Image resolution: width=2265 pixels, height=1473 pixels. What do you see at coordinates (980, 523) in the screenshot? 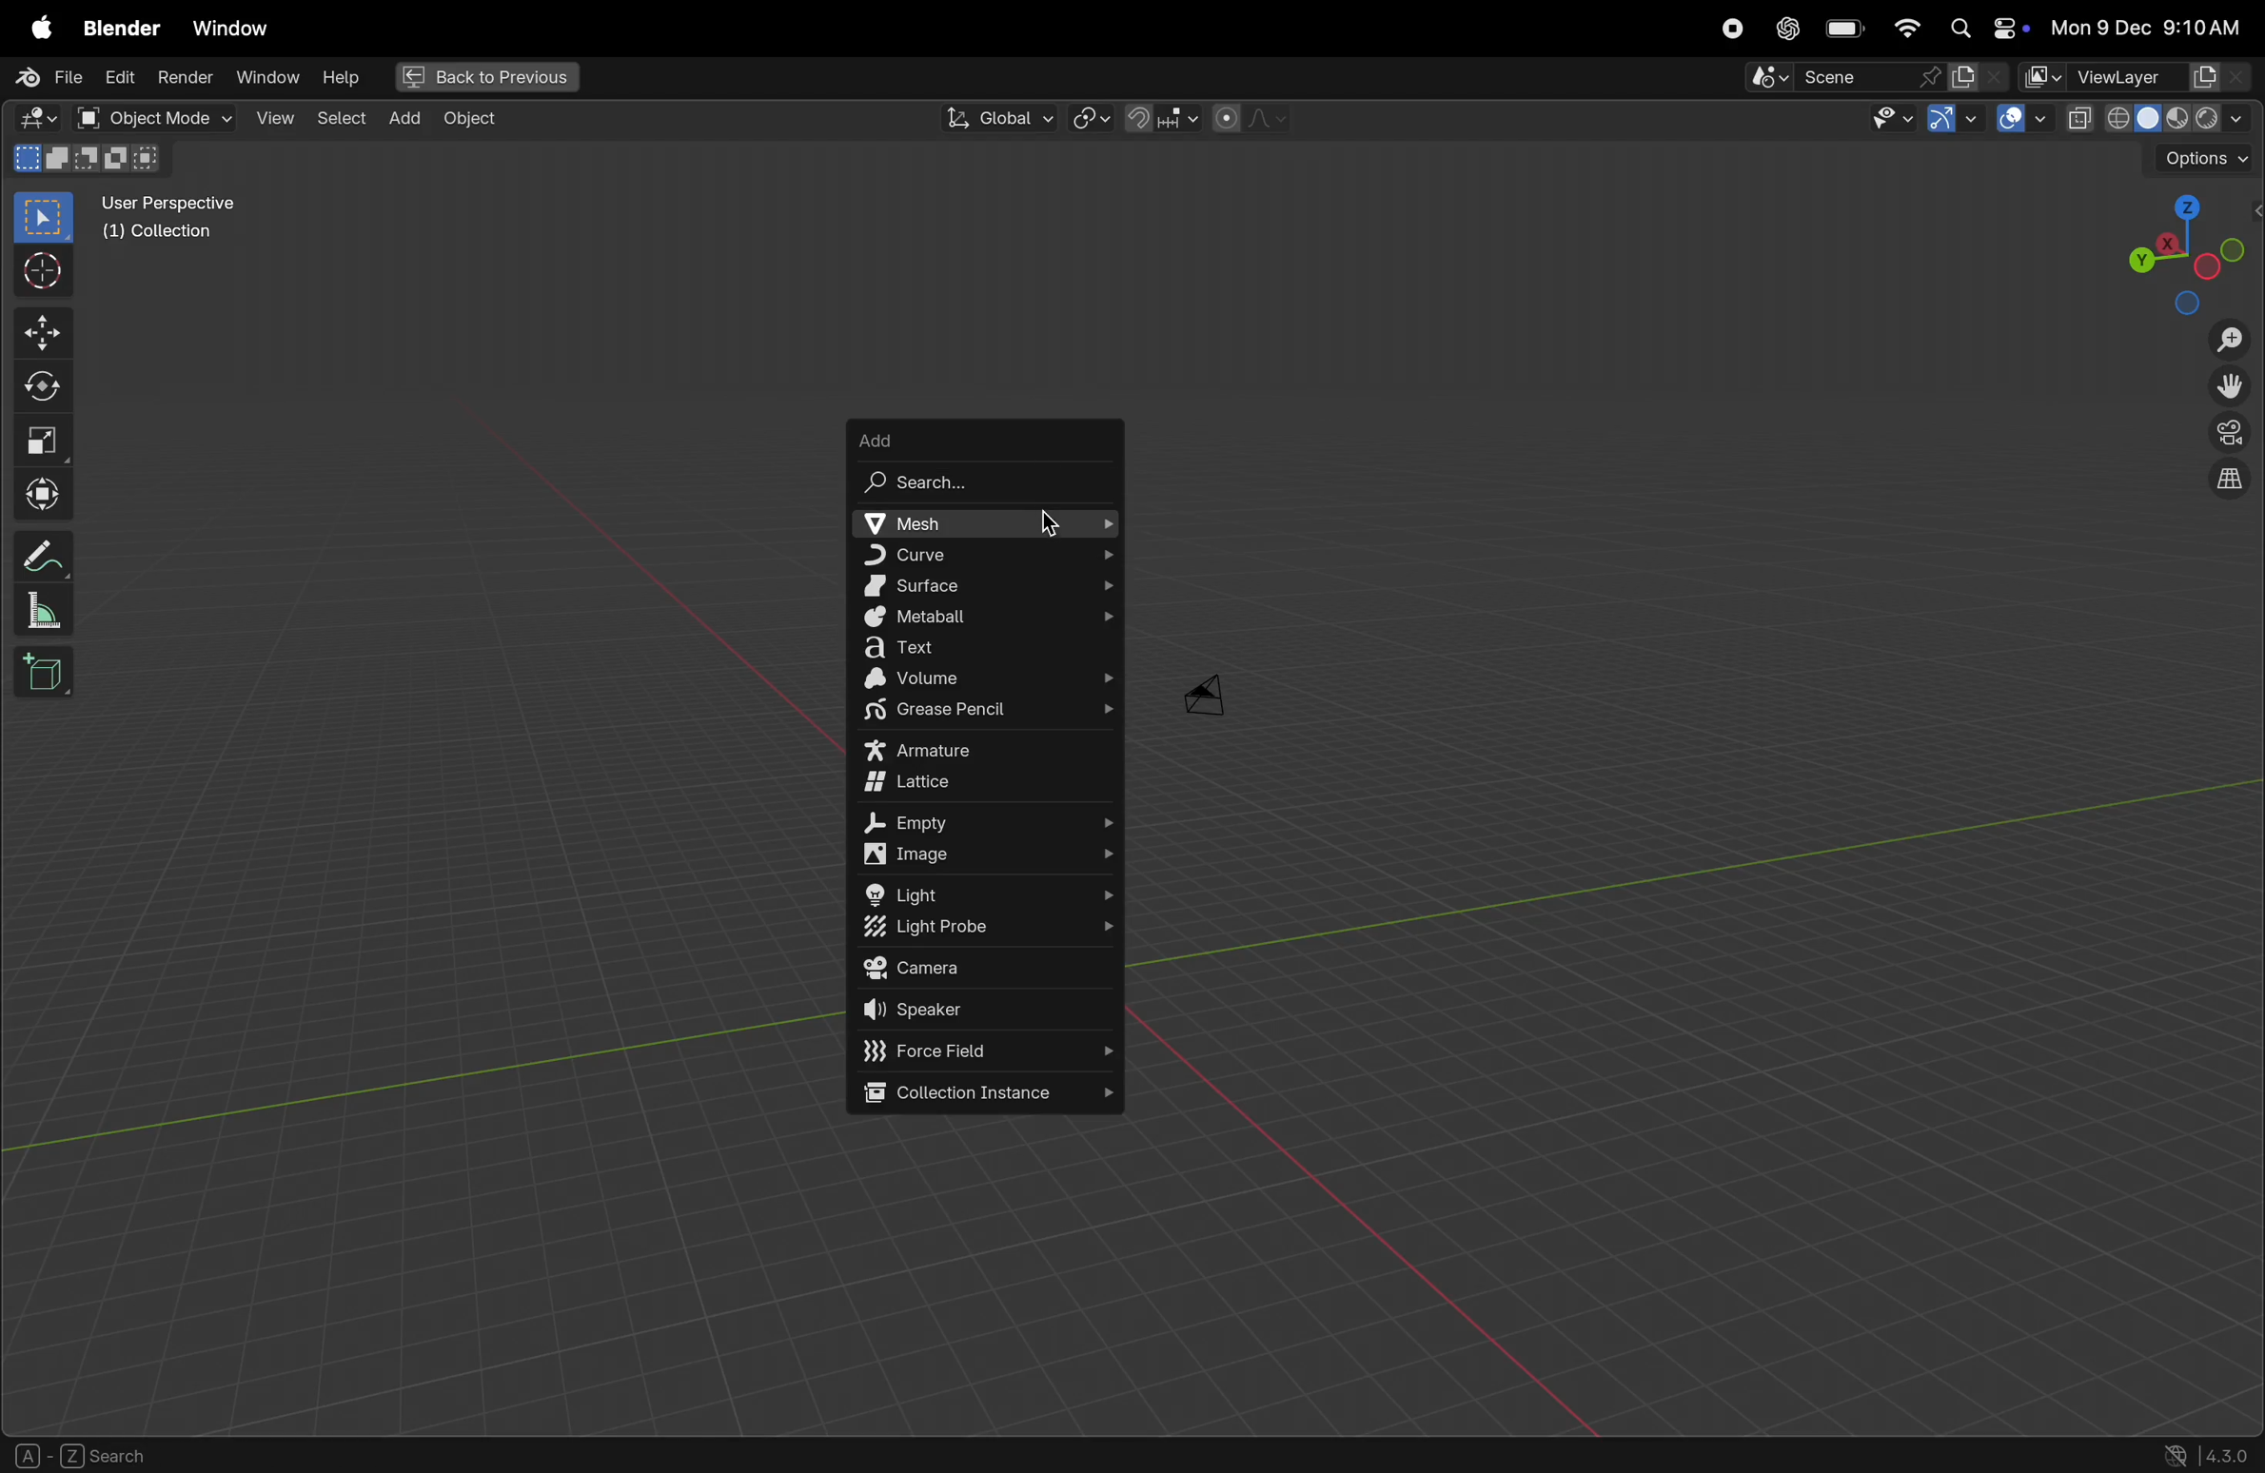
I see `mesh` at bounding box center [980, 523].